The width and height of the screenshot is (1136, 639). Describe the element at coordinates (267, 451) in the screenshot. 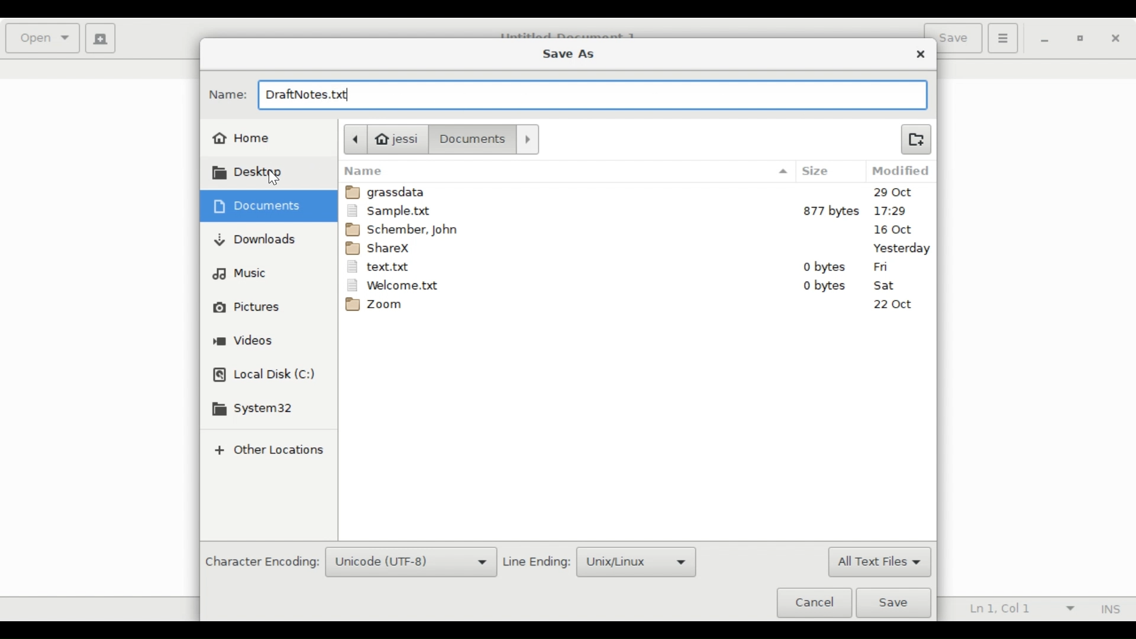

I see `Other locations` at that location.